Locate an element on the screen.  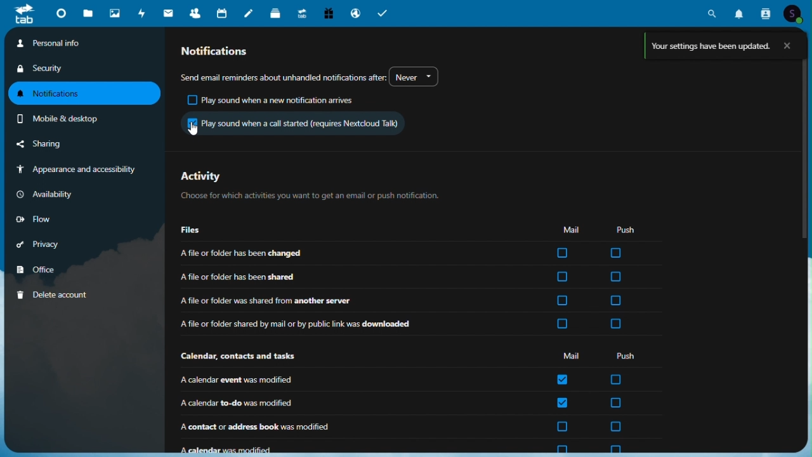
Upgrade is located at coordinates (302, 11).